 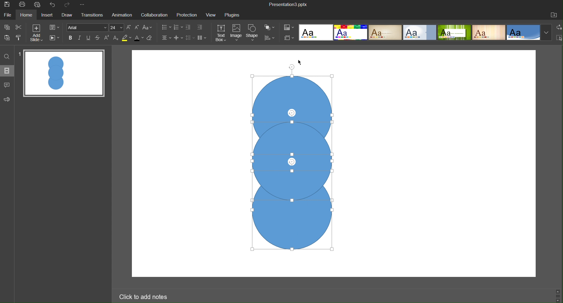 What do you see at coordinates (39, 34) in the screenshot?
I see `Add Slide` at bounding box center [39, 34].